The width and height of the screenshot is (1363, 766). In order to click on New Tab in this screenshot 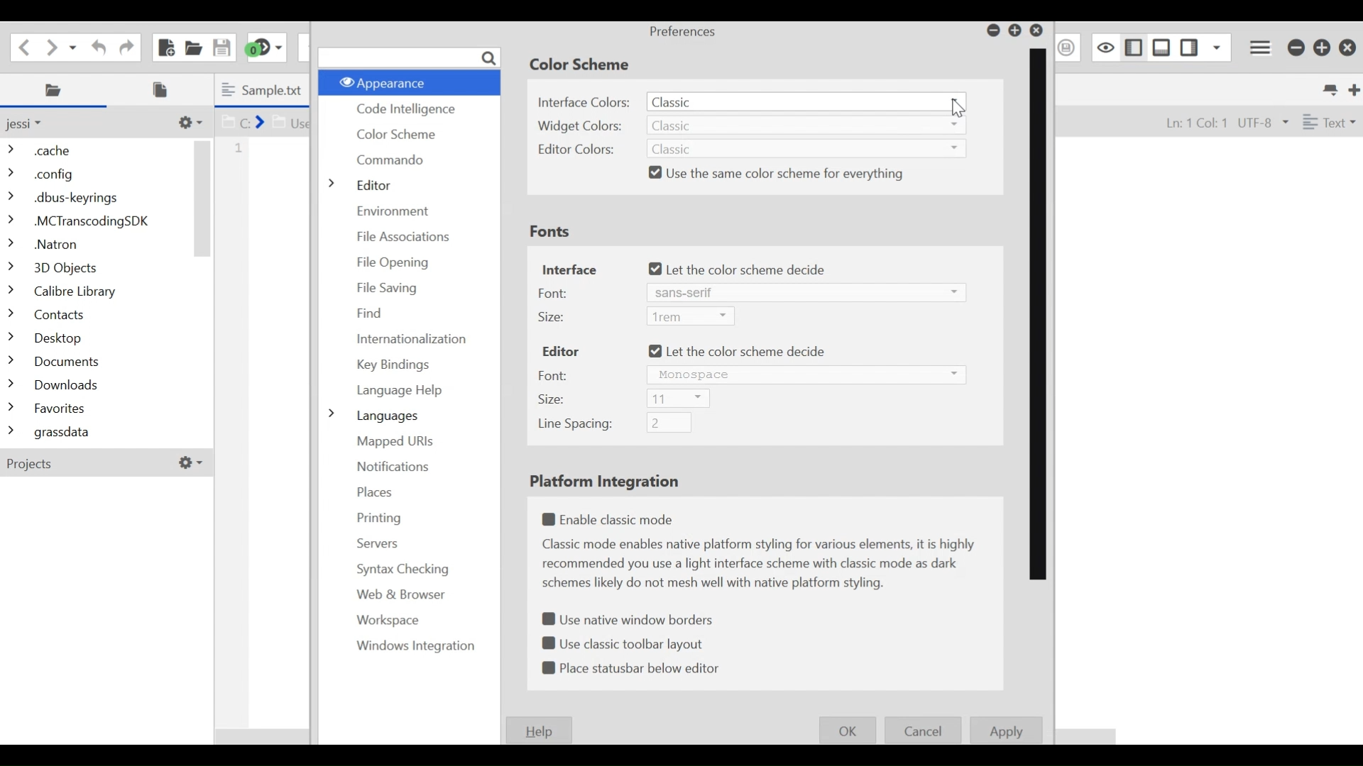, I will do `click(1352, 88)`.